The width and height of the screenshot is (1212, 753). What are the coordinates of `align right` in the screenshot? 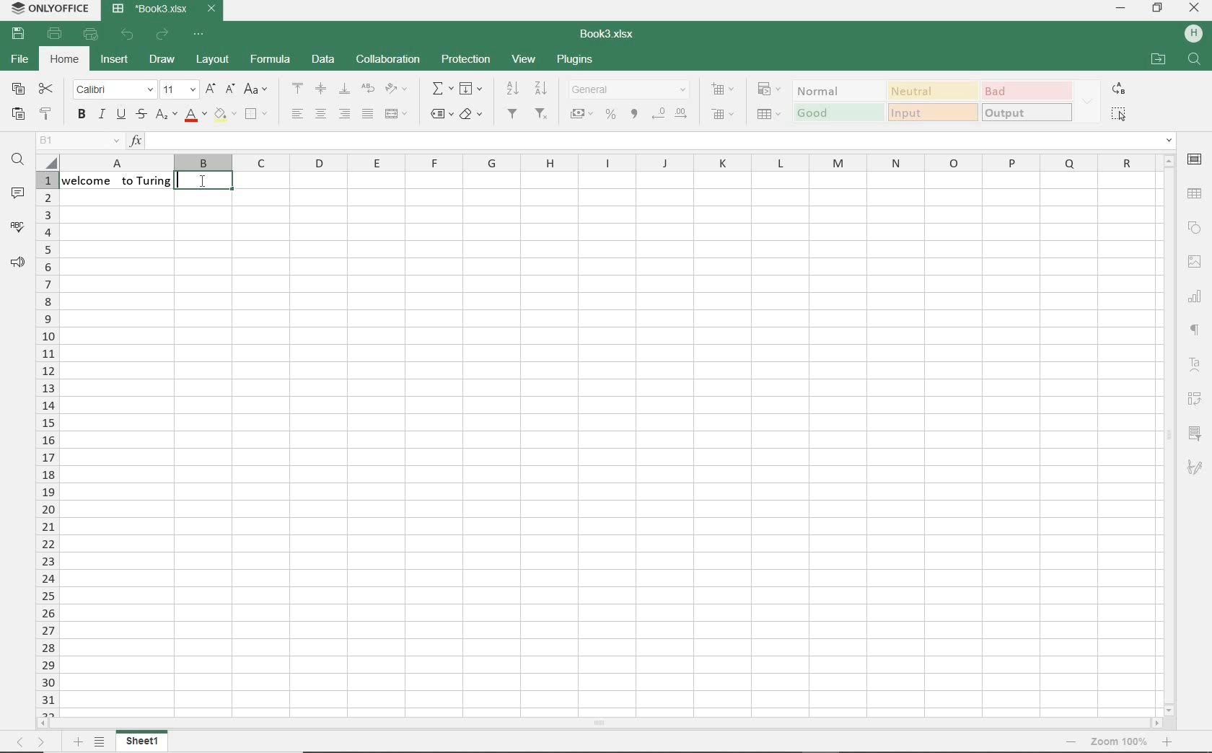 It's located at (346, 115).